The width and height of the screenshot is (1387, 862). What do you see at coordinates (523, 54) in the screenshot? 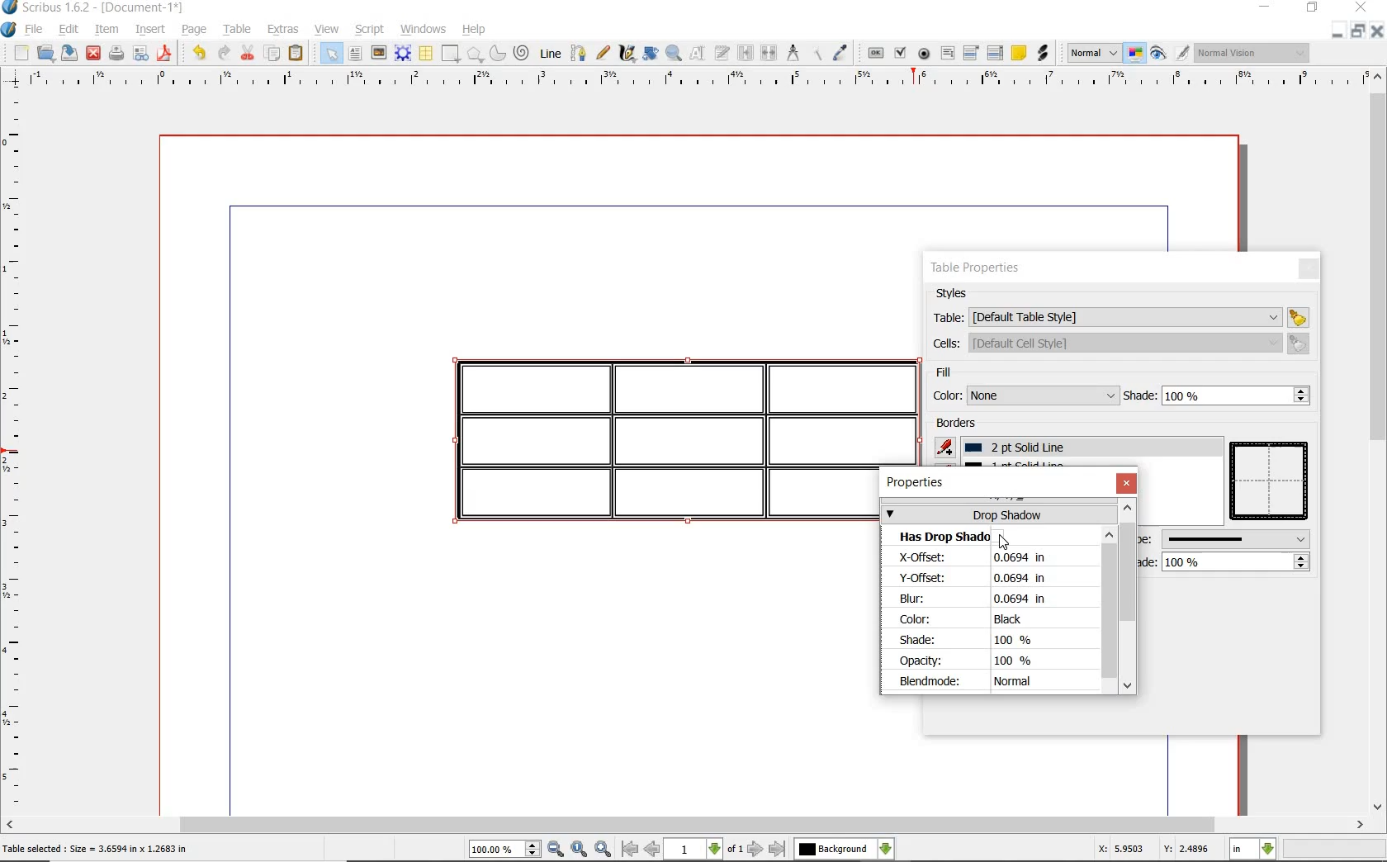
I see `spiral` at bounding box center [523, 54].